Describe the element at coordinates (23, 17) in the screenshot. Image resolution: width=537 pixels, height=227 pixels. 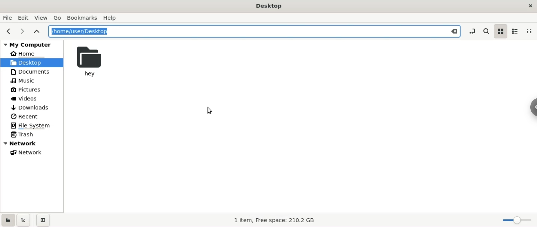
I see `edit` at that location.